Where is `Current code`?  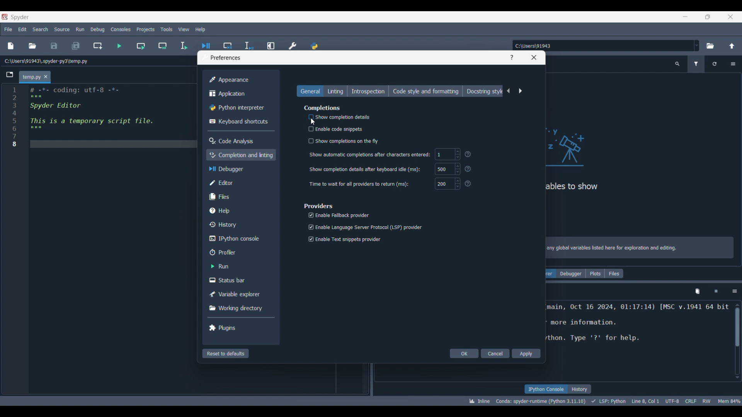 Current code is located at coordinates (103, 116).